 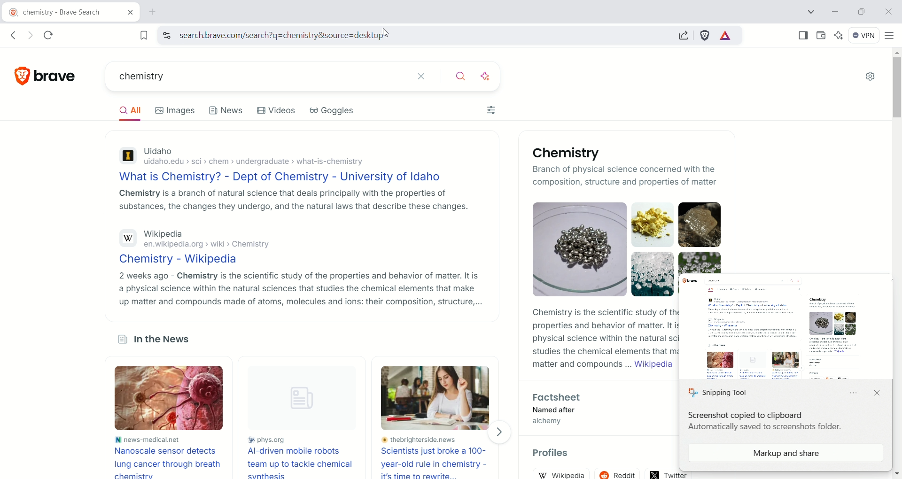 I want to click on brave, so click(x=59, y=73).